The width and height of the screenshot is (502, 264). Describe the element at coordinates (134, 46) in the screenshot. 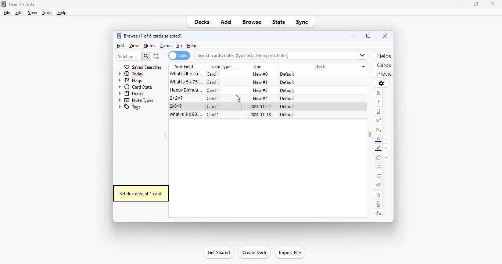

I see `view` at that location.